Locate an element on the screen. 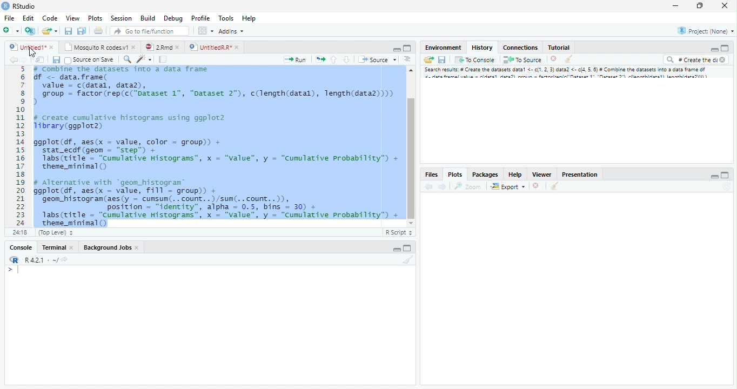 Image resolution: width=737 pixels, height=389 pixels. back is located at coordinates (429, 187).